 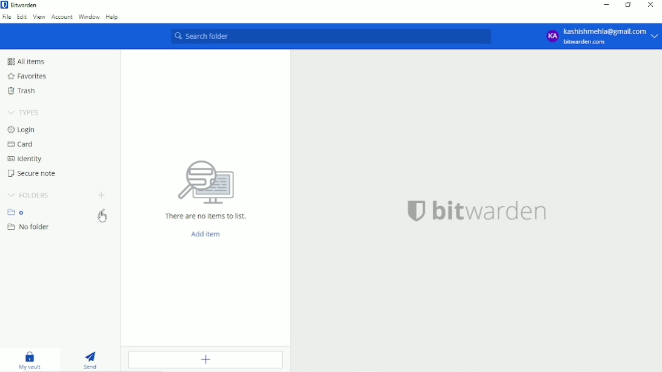 What do you see at coordinates (26, 76) in the screenshot?
I see `Favorites` at bounding box center [26, 76].